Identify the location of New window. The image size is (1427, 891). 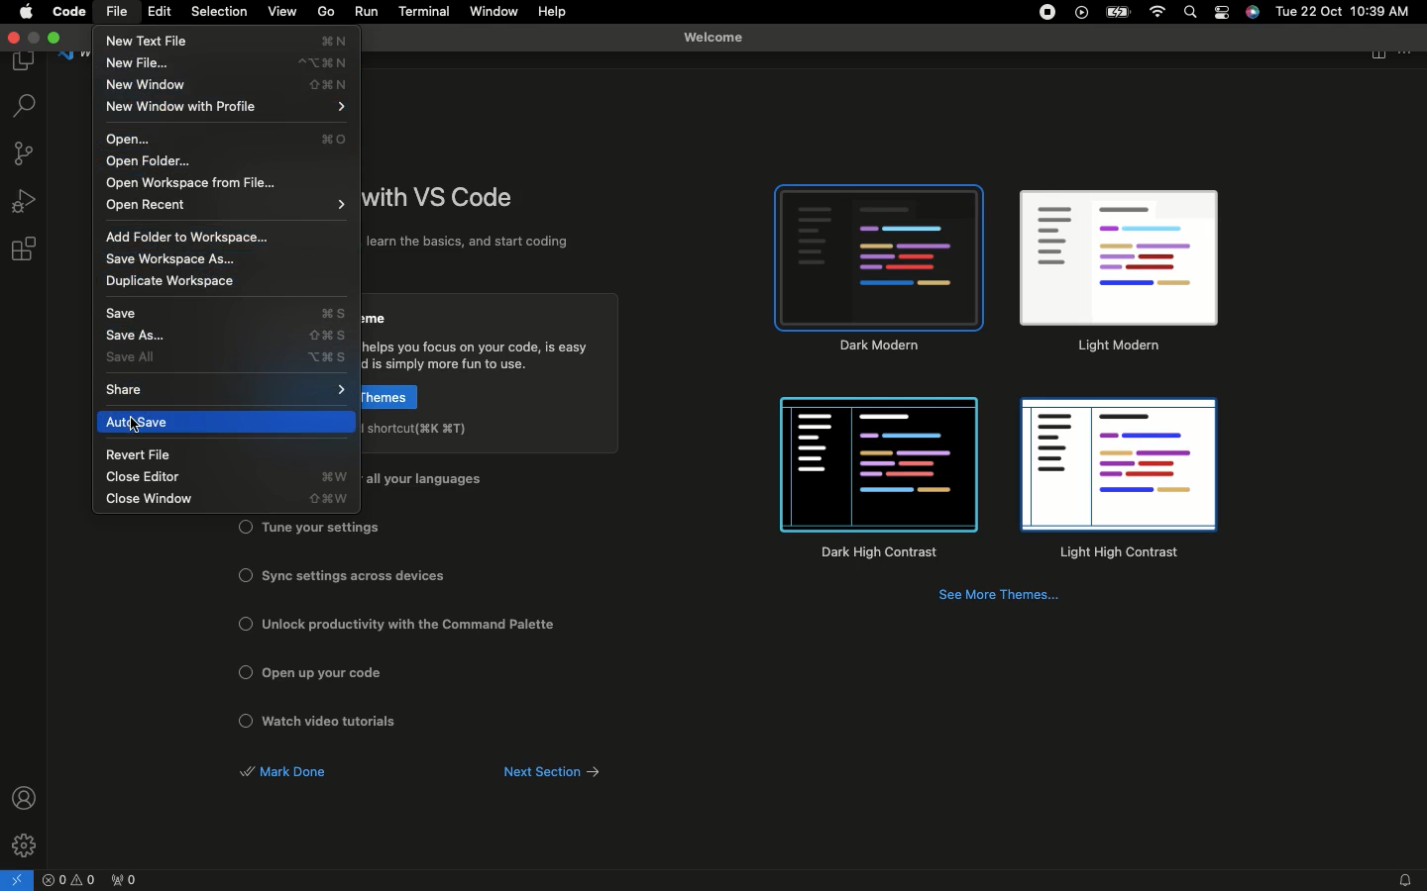
(225, 85).